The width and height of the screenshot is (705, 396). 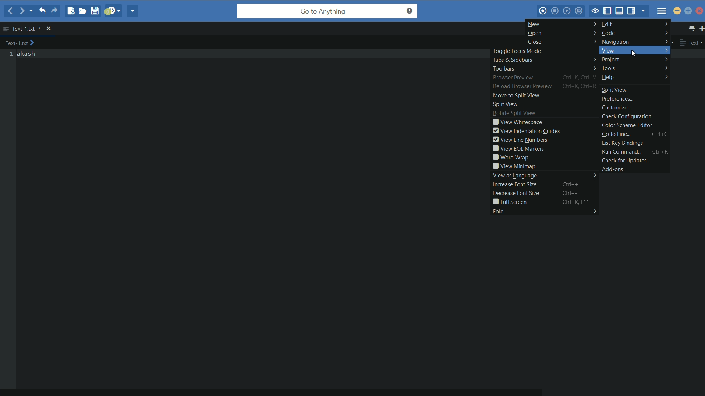 I want to click on navigation, so click(x=635, y=41).